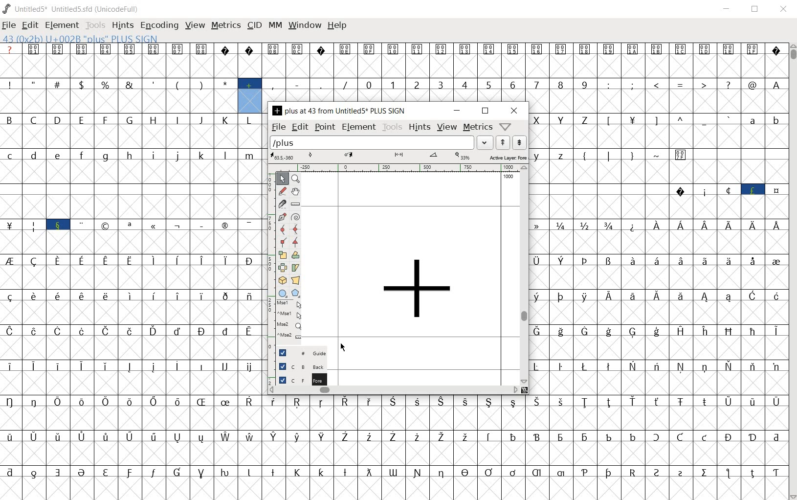  Describe the element at coordinates (299, 128) in the screenshot. I see `edit` at that location.